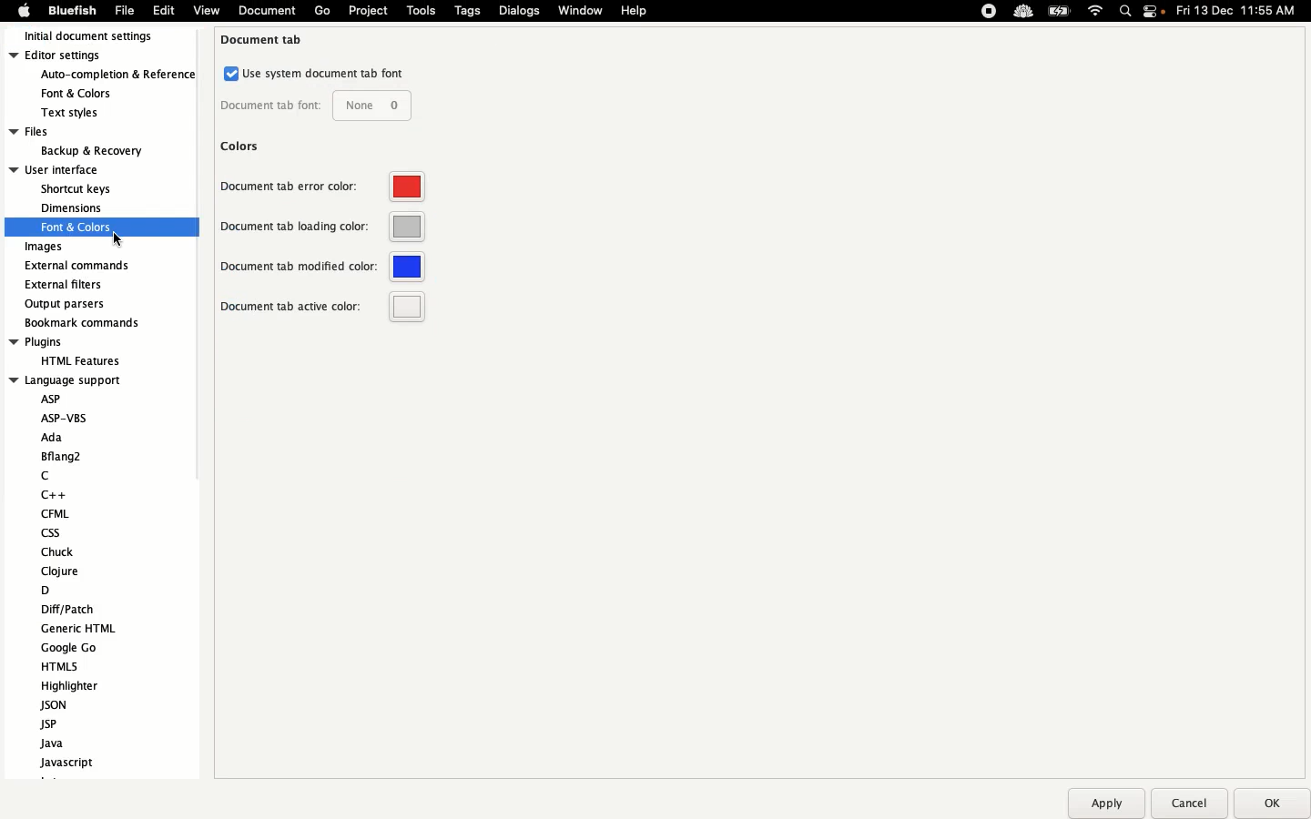 Image resolution: width=1311 pixels, height=819 pixels. I want to click on document tab, so click(266, 40).